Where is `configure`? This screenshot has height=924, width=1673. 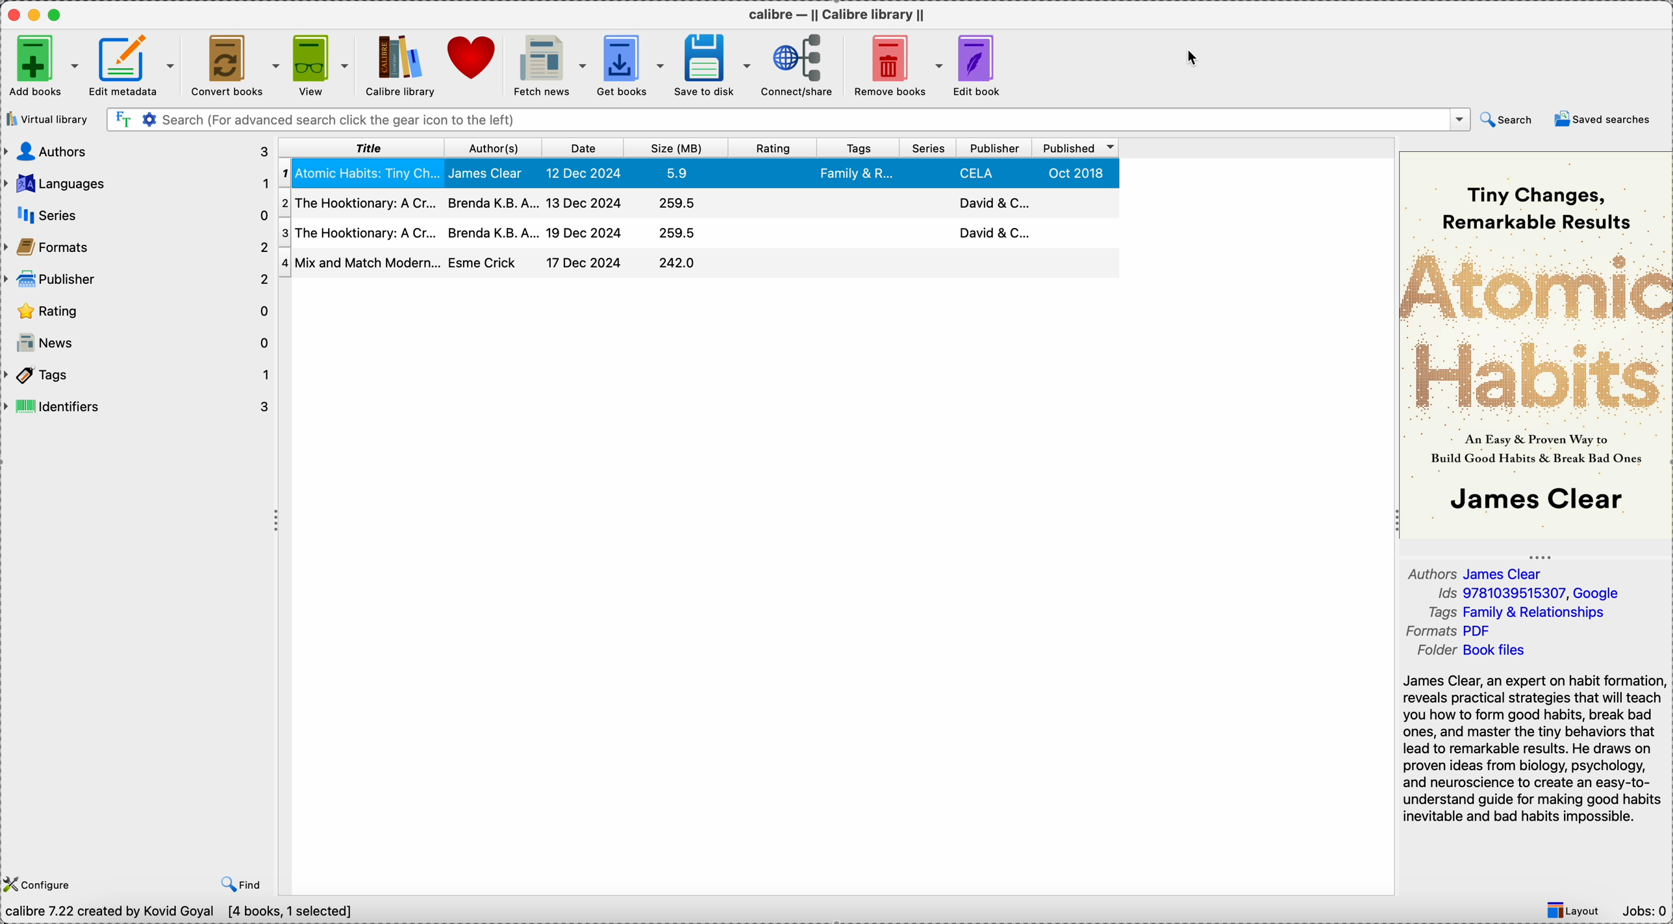 configure is located at coordinates (39, 884).